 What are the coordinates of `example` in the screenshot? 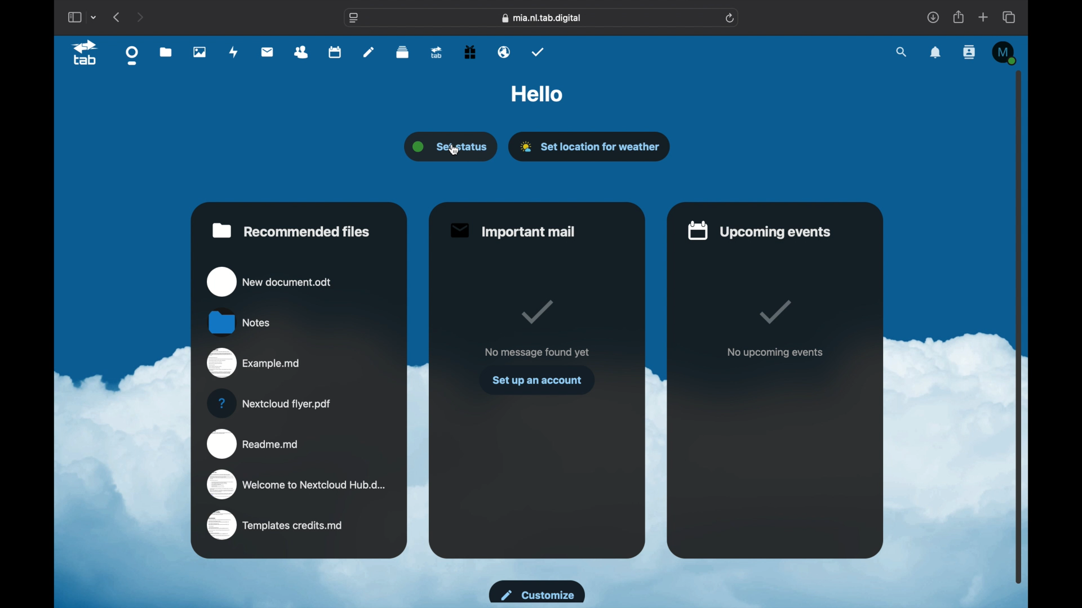 It's located at (256, 364).